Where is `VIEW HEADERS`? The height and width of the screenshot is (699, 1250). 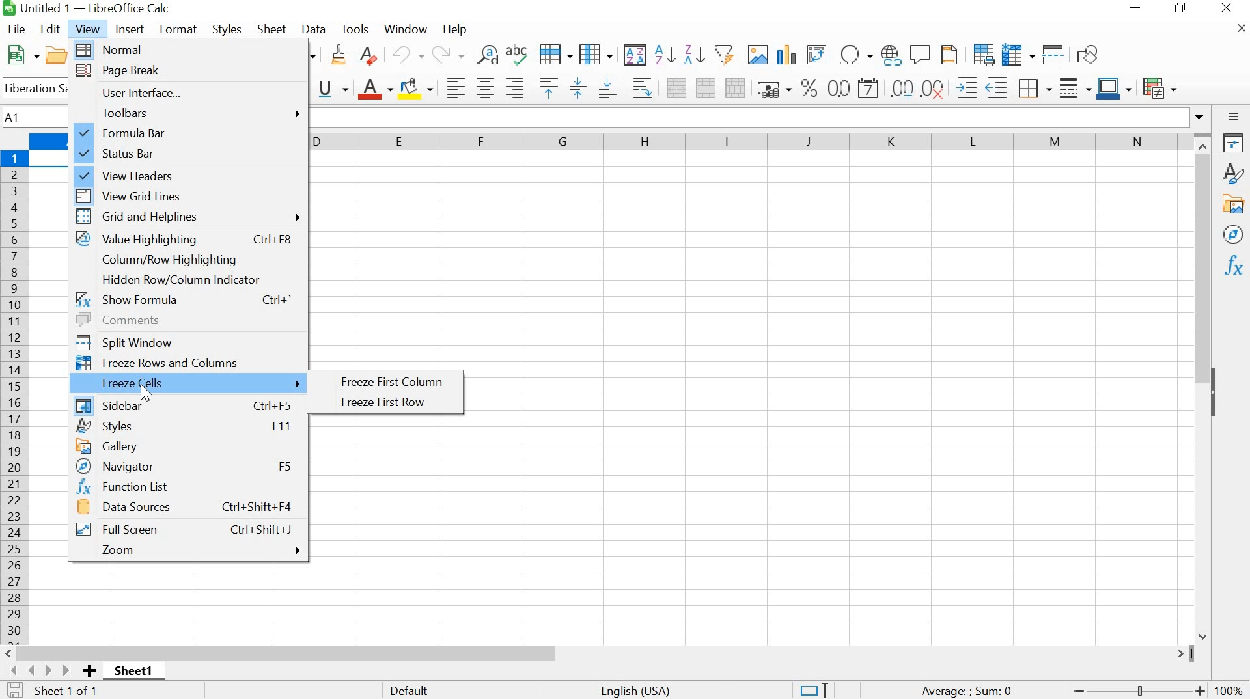
VIEW HEADERS is located at coordinates (189, 173).